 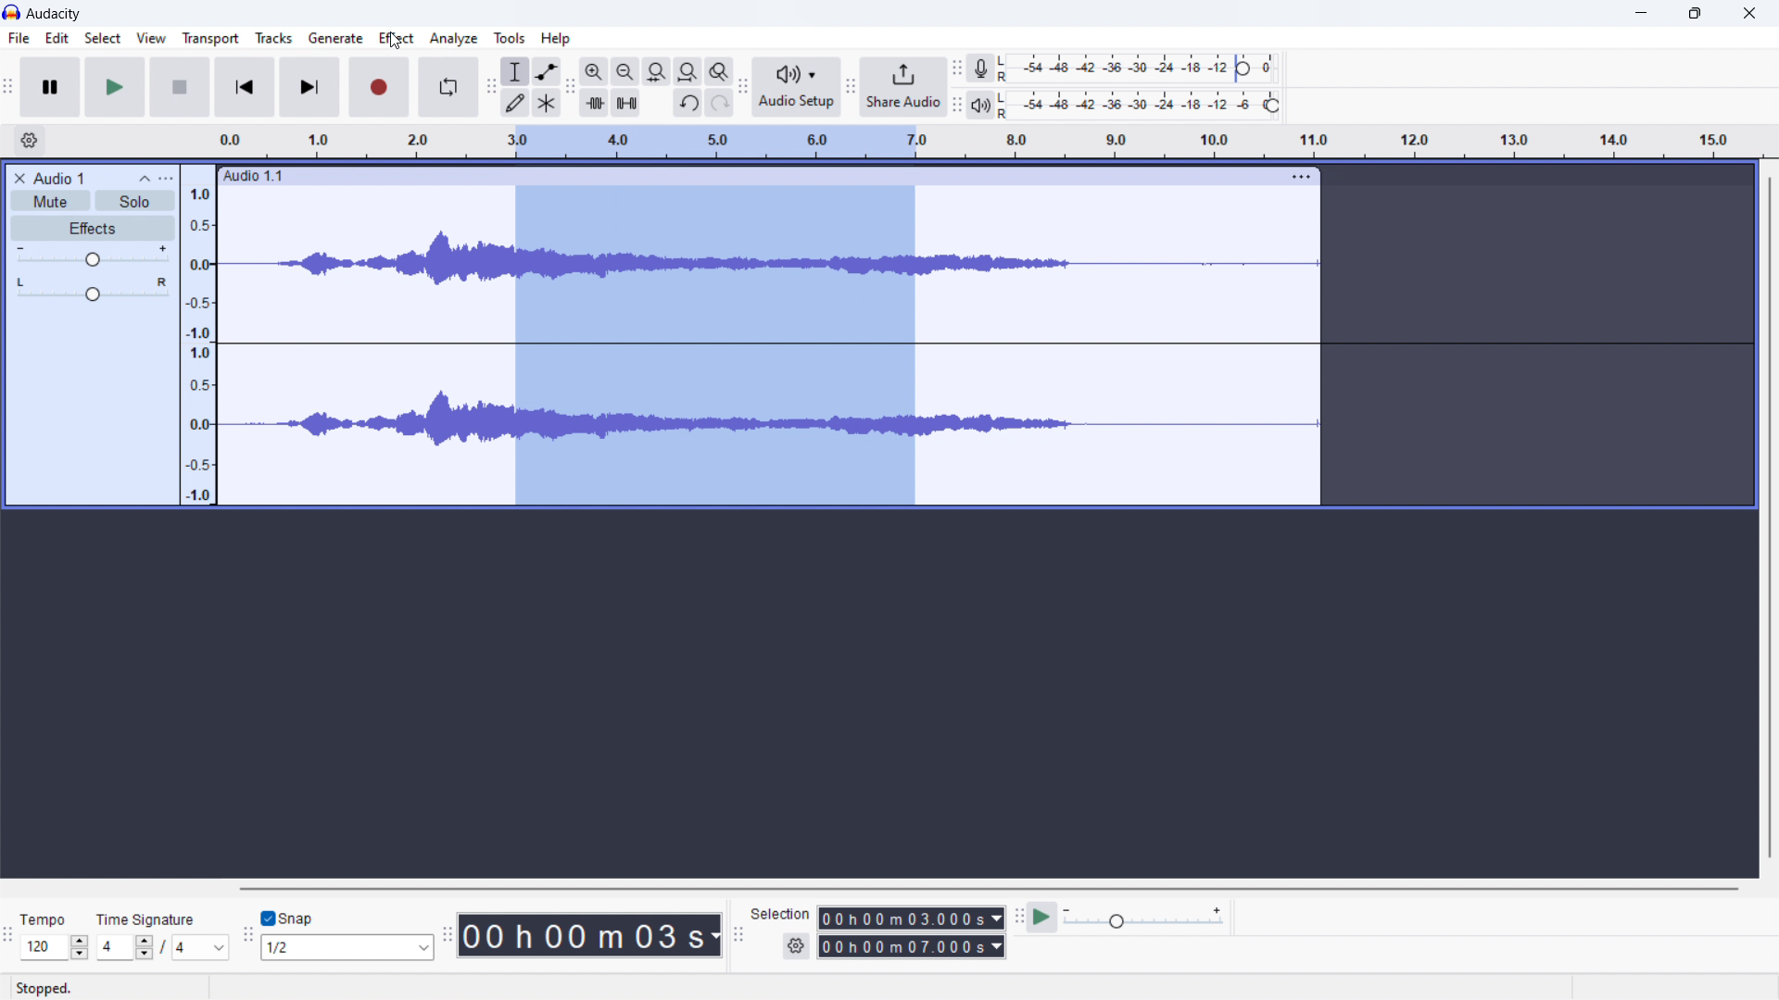 I want to click on close audio, so click(x=17, y=176).